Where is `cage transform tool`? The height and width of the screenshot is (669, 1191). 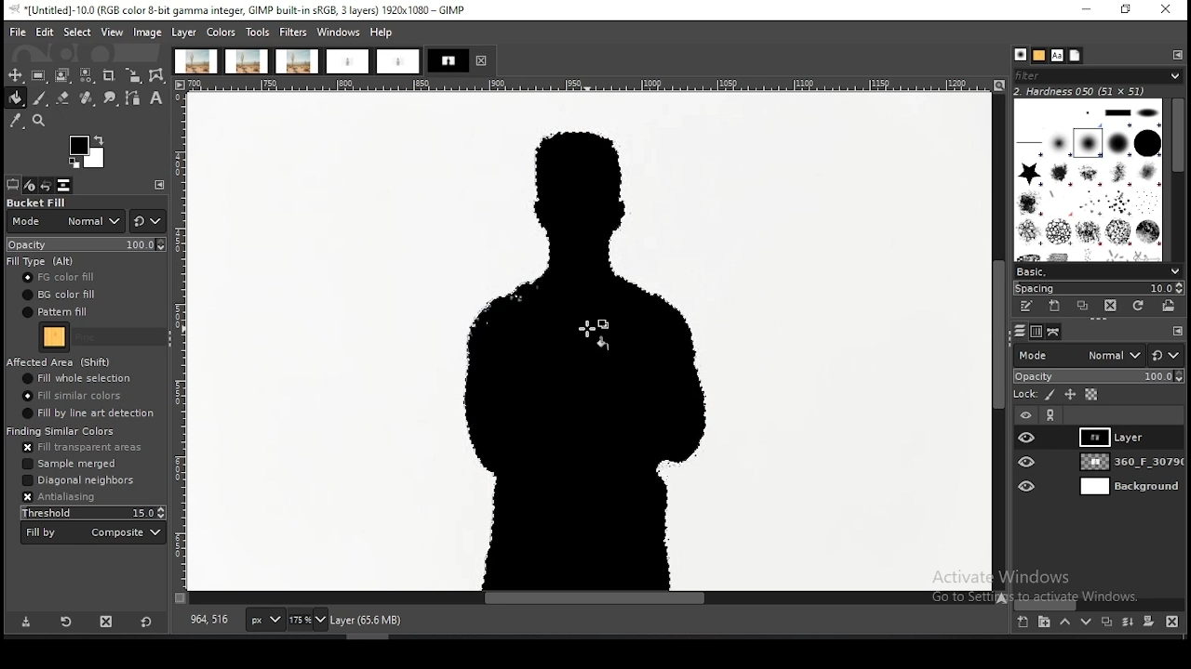 cage transform tool is located at coordinates (158, 75).